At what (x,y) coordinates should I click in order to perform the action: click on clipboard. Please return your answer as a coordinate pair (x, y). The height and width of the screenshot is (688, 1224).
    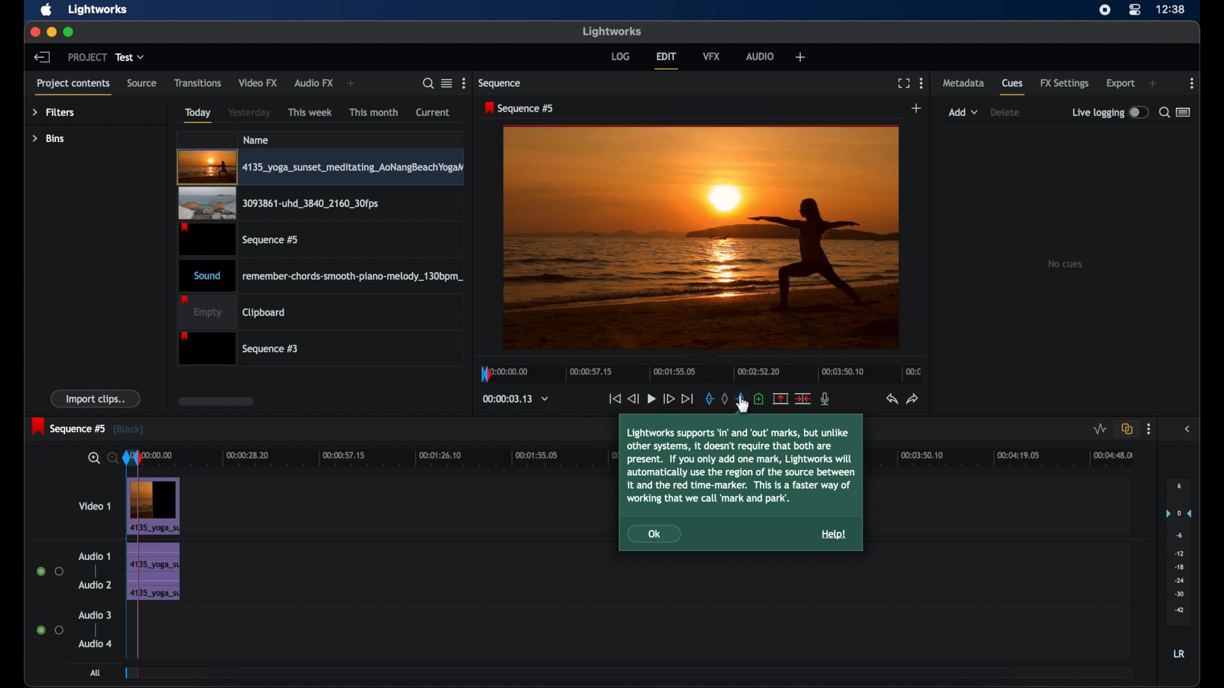
    Looking at the image, I should click on (236, 312).